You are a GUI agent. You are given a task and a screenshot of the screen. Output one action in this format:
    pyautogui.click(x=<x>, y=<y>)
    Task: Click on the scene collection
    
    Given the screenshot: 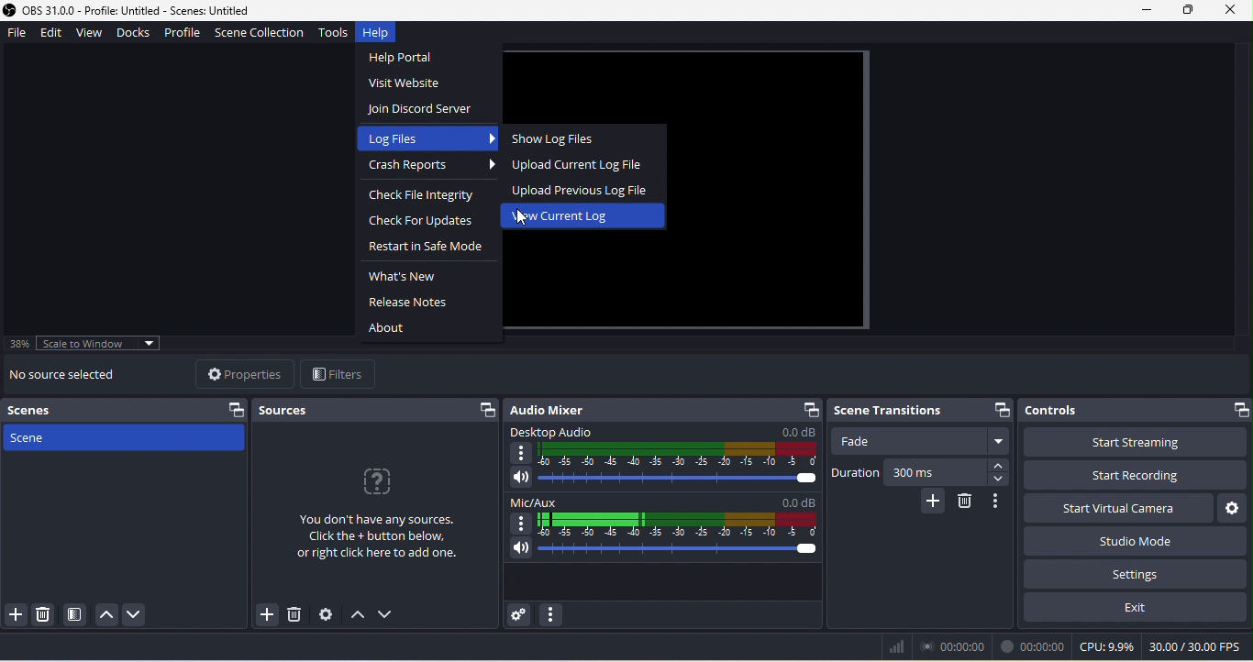 What is the action you would take?
    pyautogui.click(x=260, y=35)
    